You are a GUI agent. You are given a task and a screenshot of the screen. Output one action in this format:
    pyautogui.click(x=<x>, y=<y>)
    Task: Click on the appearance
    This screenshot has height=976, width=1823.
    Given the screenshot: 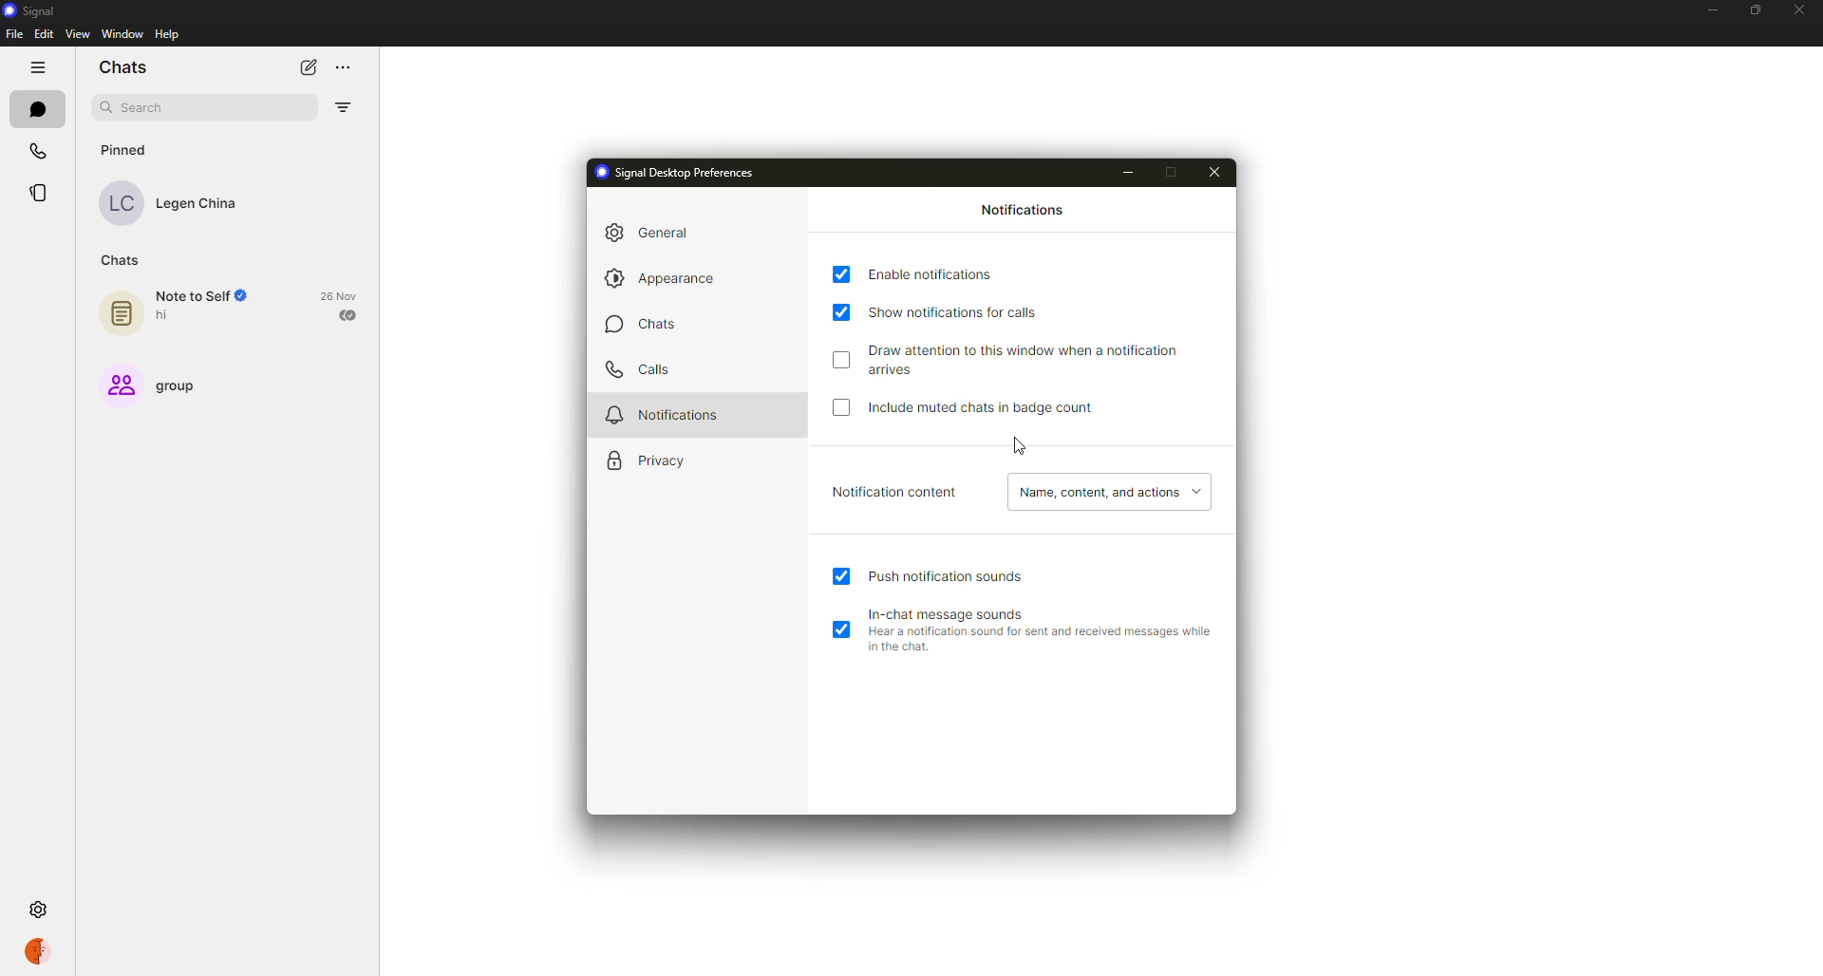 What is the action you would take?
    pyautogui.click(x=667, y=279)
    